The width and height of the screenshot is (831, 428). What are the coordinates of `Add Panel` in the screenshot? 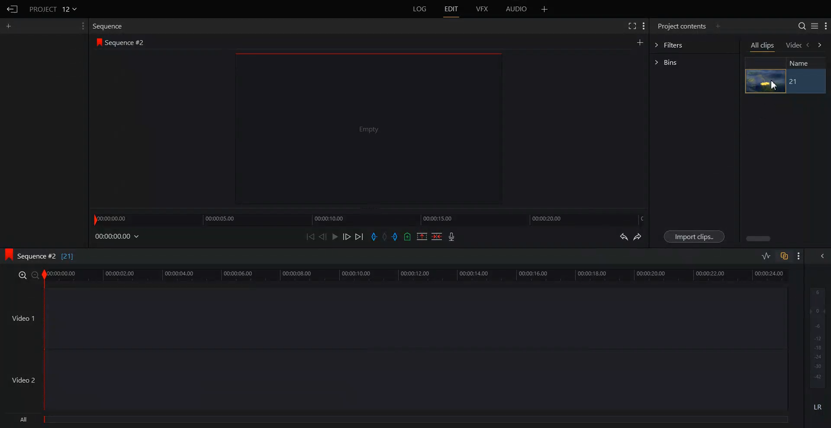 It's located at (718, 26).